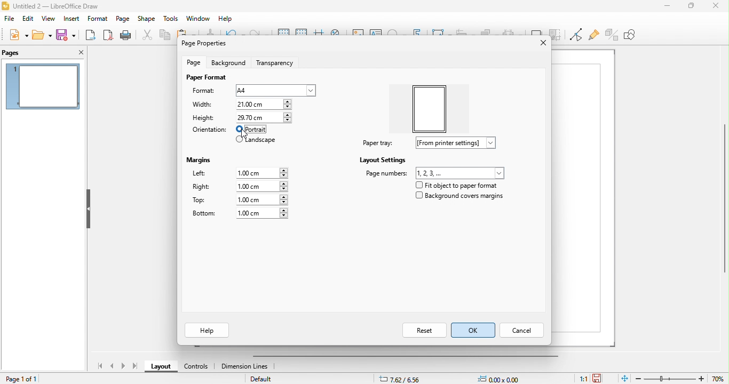  I want to click on right, so click(239, 187).